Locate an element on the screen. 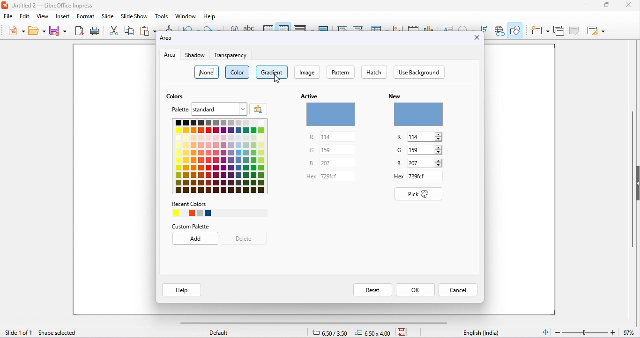 The width and height of the screenshot is (640, 338). g is located at coordinates (306, 149).